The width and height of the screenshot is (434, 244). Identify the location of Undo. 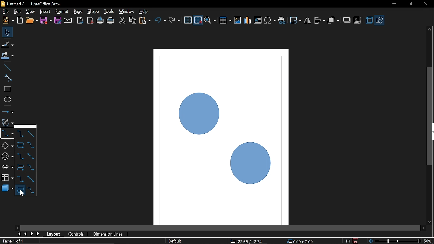
(160, 20).